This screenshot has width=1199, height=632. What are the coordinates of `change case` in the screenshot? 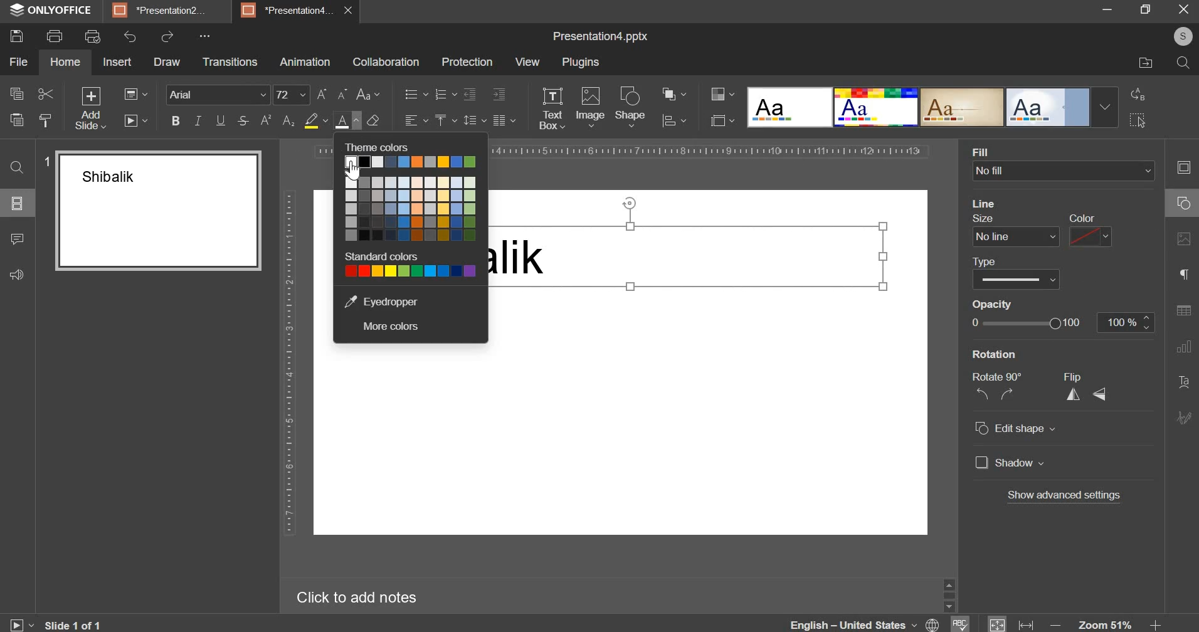 It's located at (369, 94).